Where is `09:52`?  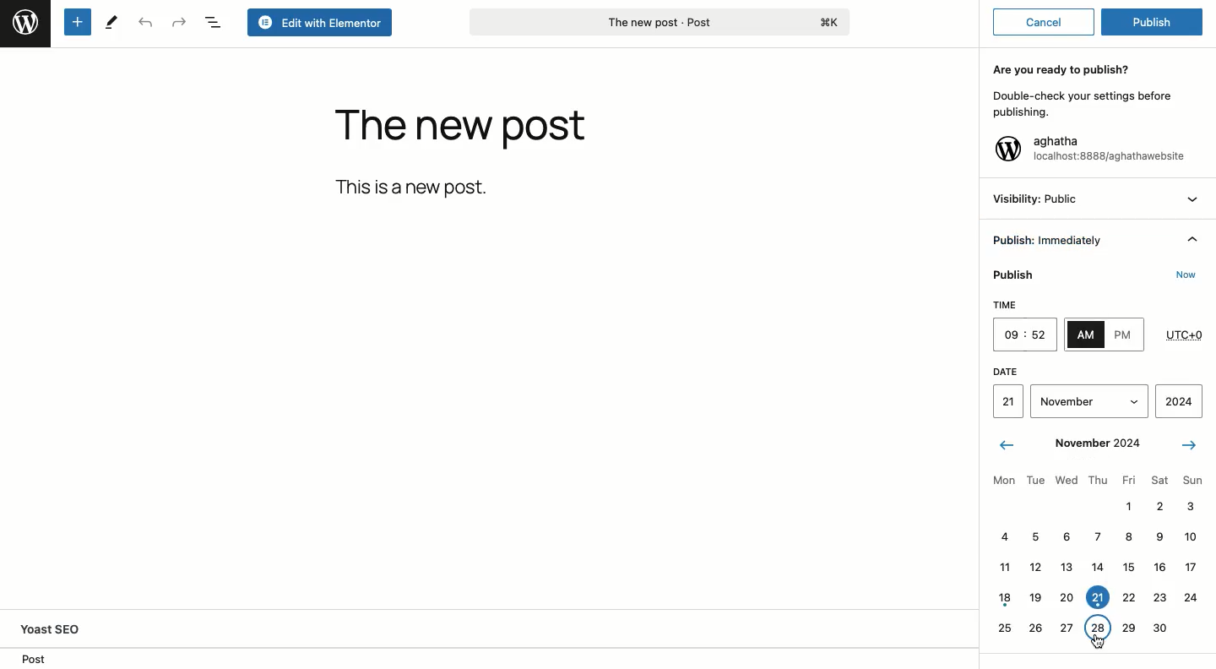 09:52 is located at coordinates (1028, 334).